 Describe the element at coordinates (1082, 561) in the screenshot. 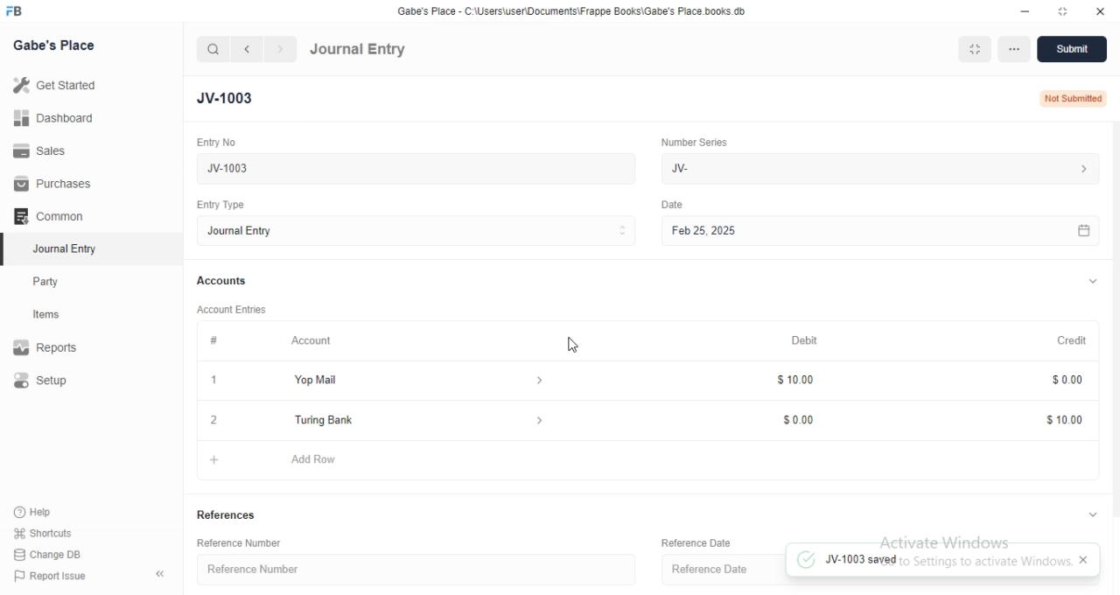

I see `CLOSE` at that location.